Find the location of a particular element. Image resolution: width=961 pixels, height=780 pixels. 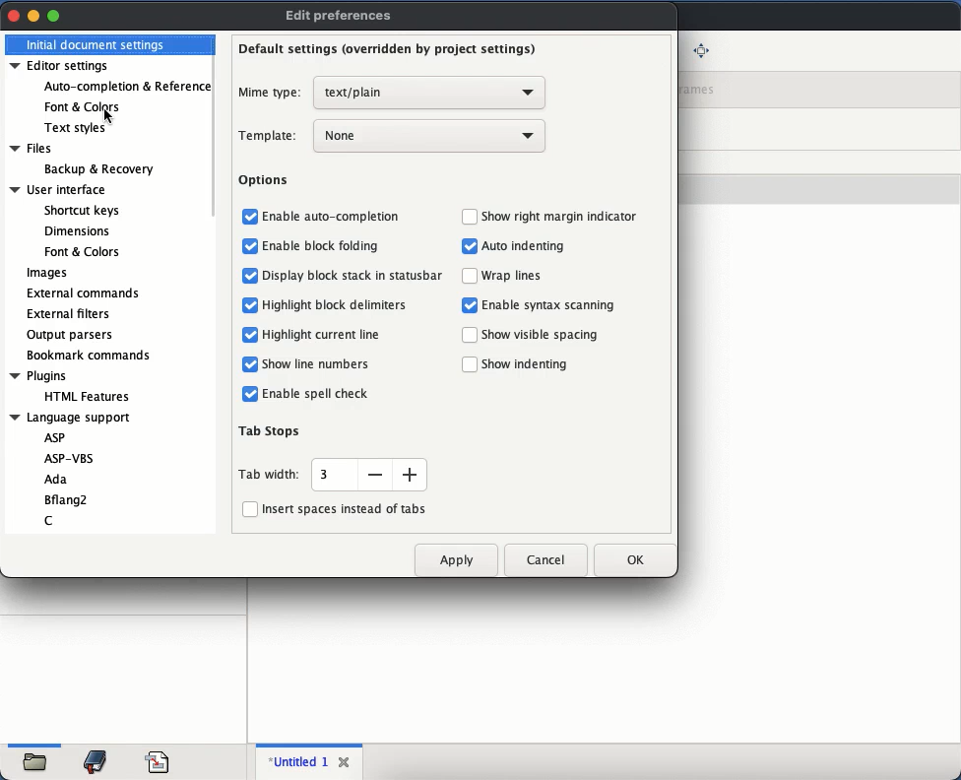

text styles is located at coordinates (78, 127).